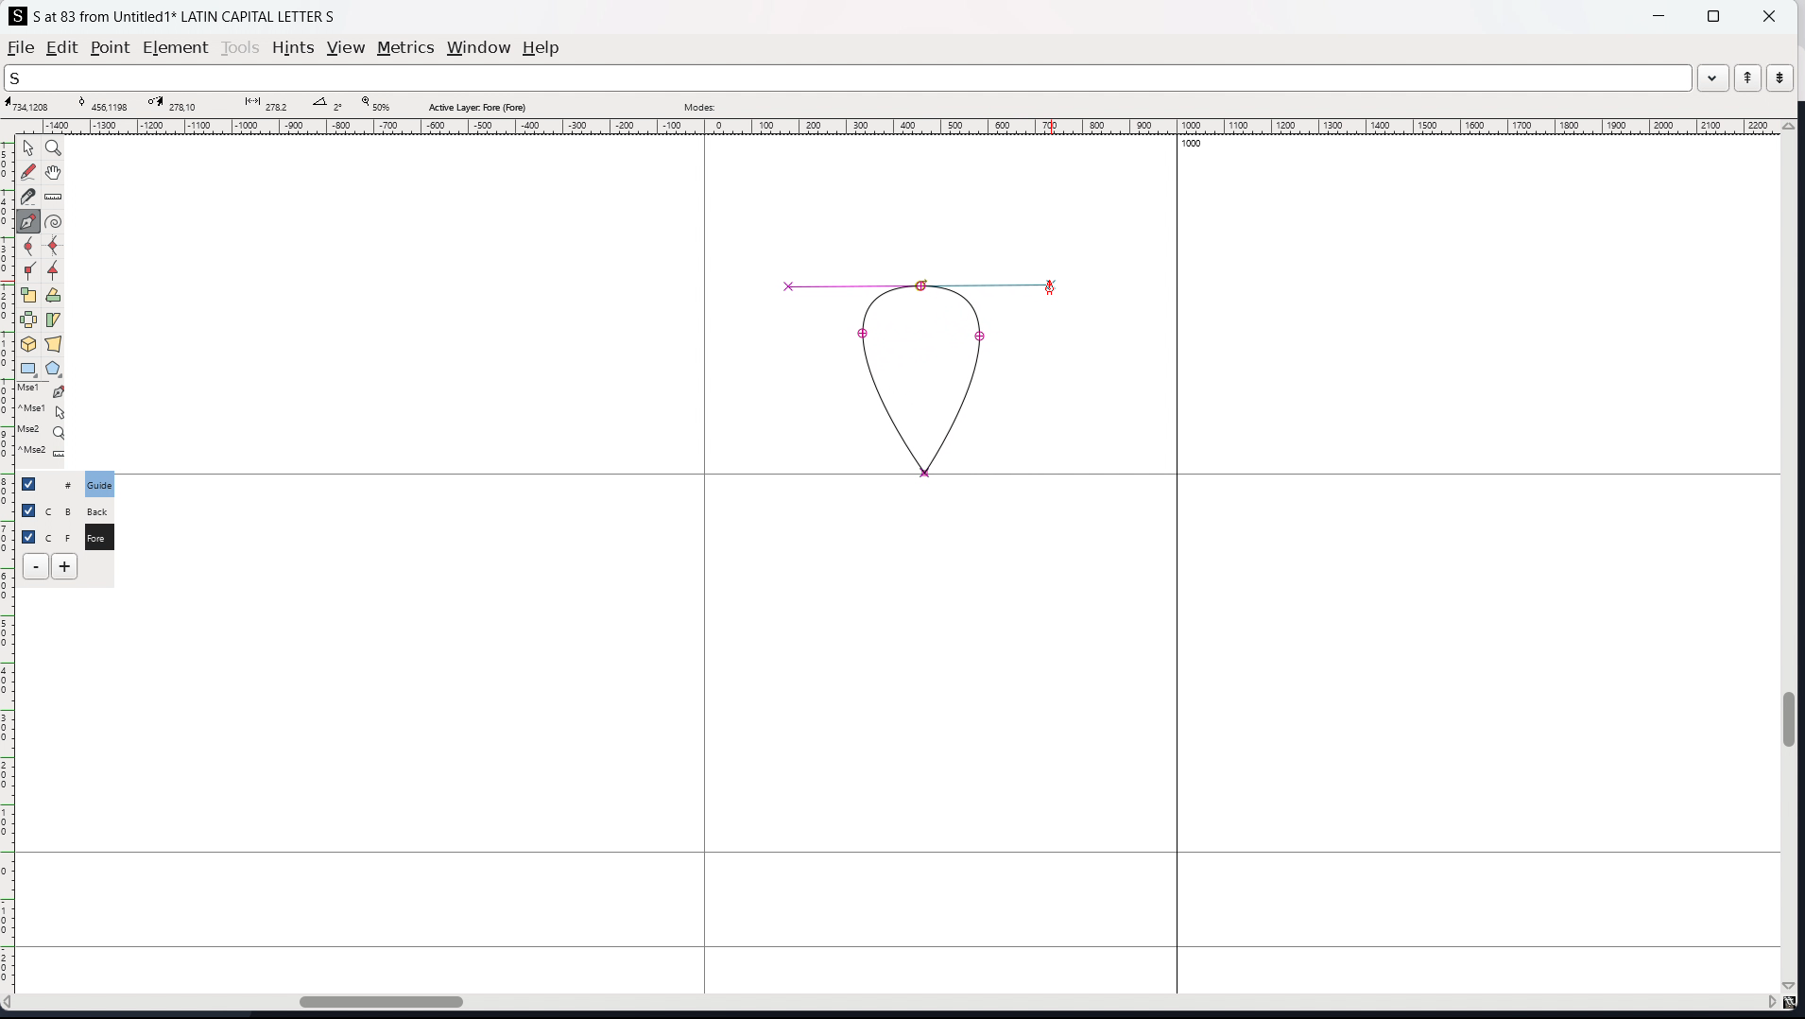  What do you see at coordinates (55, 247) in the screenshot?
I see `add a curve point always either vertically or horizontally` at bounding box center [55, 247].